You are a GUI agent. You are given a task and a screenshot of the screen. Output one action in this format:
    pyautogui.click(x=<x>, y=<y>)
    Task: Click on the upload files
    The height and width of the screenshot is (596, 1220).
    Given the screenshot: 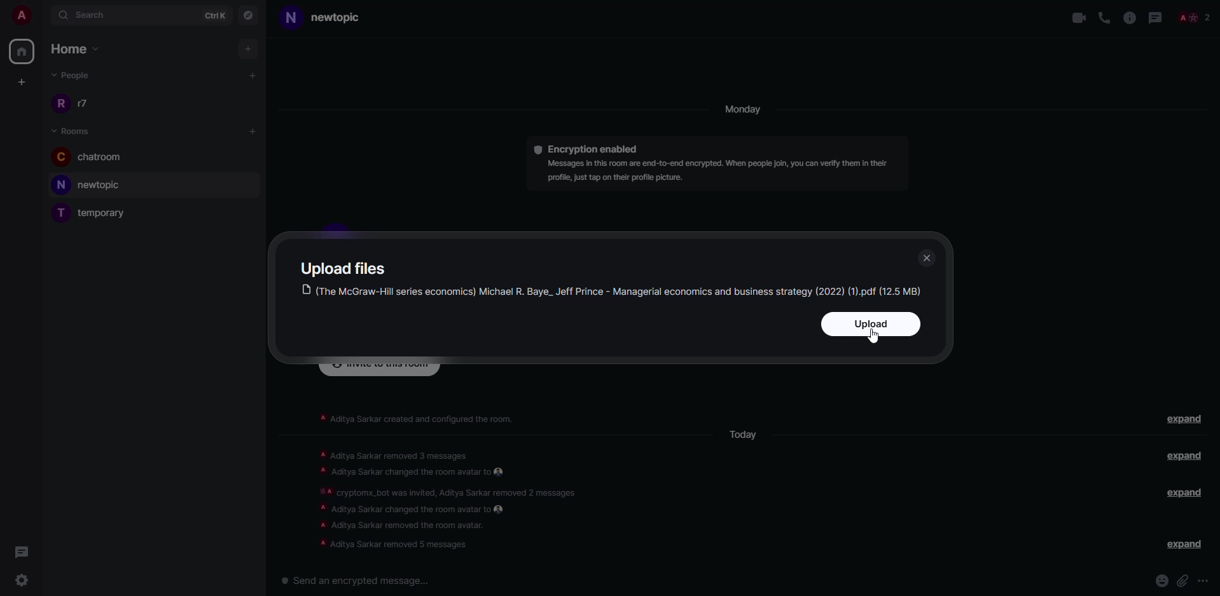 What is the action you would take?
    pyautogui.click(x=347, y=267)
    